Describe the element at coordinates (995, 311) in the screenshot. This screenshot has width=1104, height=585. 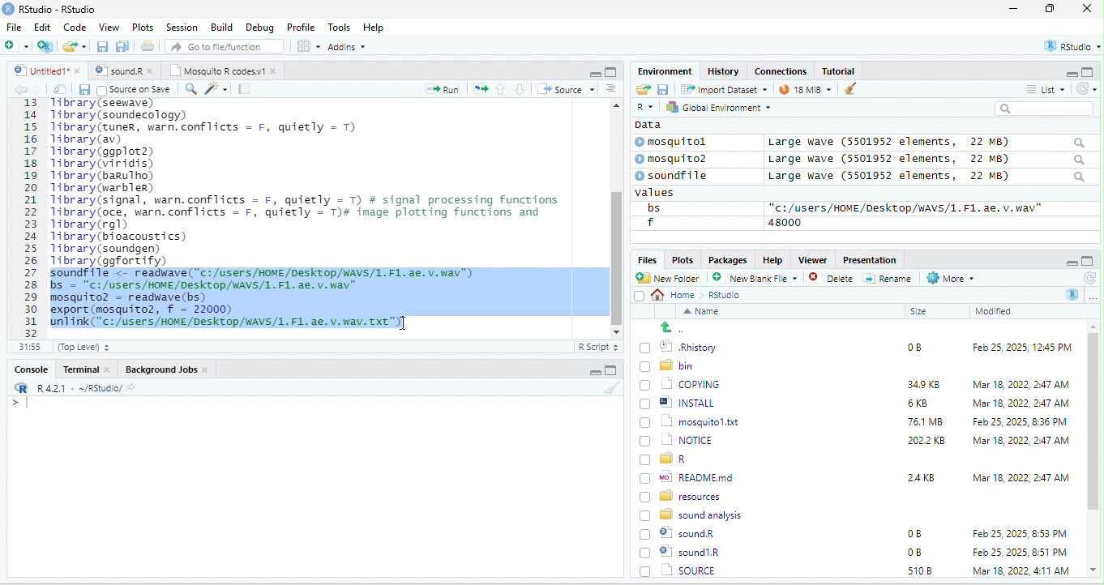
I see `Modified` at that location.